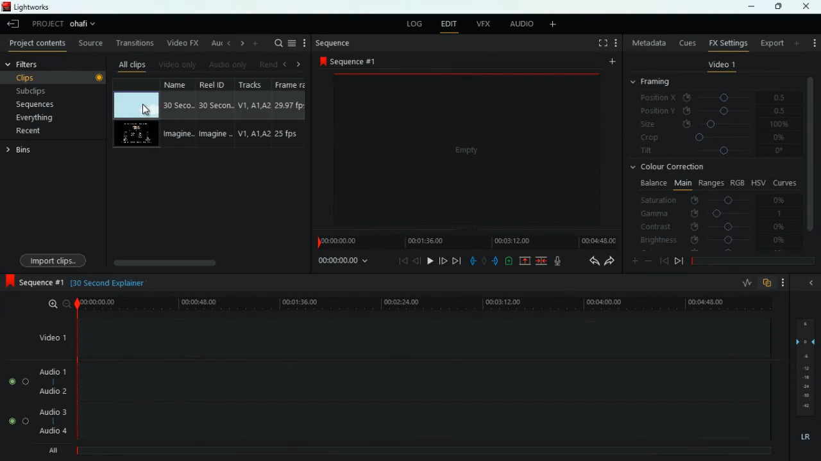 This screenshot has height=461, width=821. What do you see at coordinates (767, 284) in the screenshot?
I see `overlap` at bounding box center [767, 284].